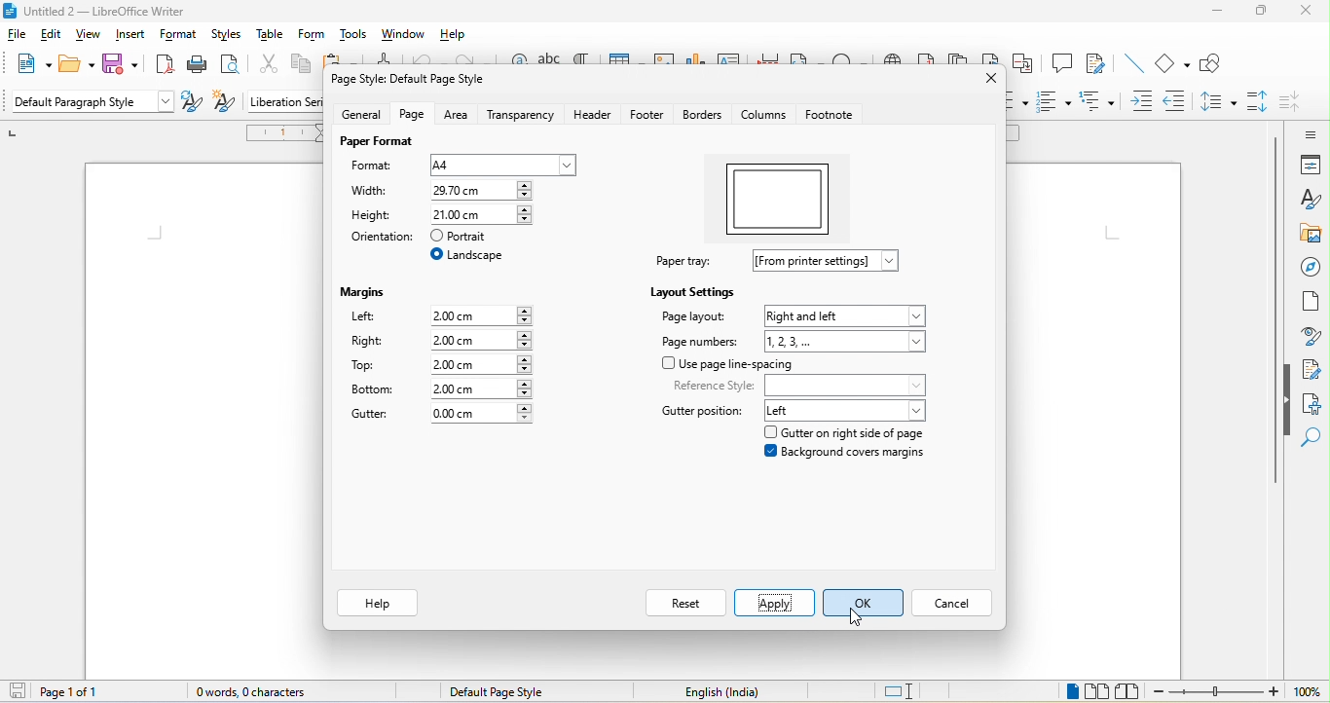  What do you see at coordinates (376, 193) in the screenshot?
I see `width` at bounding box center [376, 193].